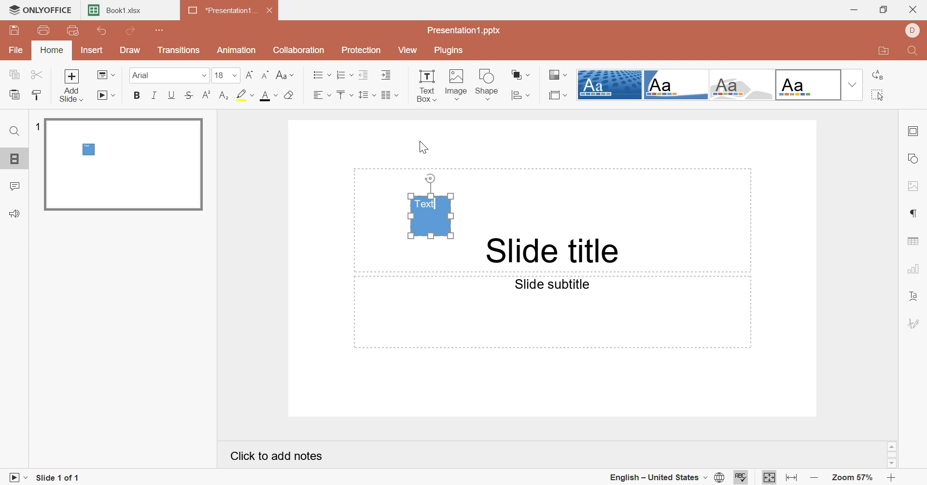 The height and width of the screenshot is (485, 927). I want to click on View, so click(406, 51).